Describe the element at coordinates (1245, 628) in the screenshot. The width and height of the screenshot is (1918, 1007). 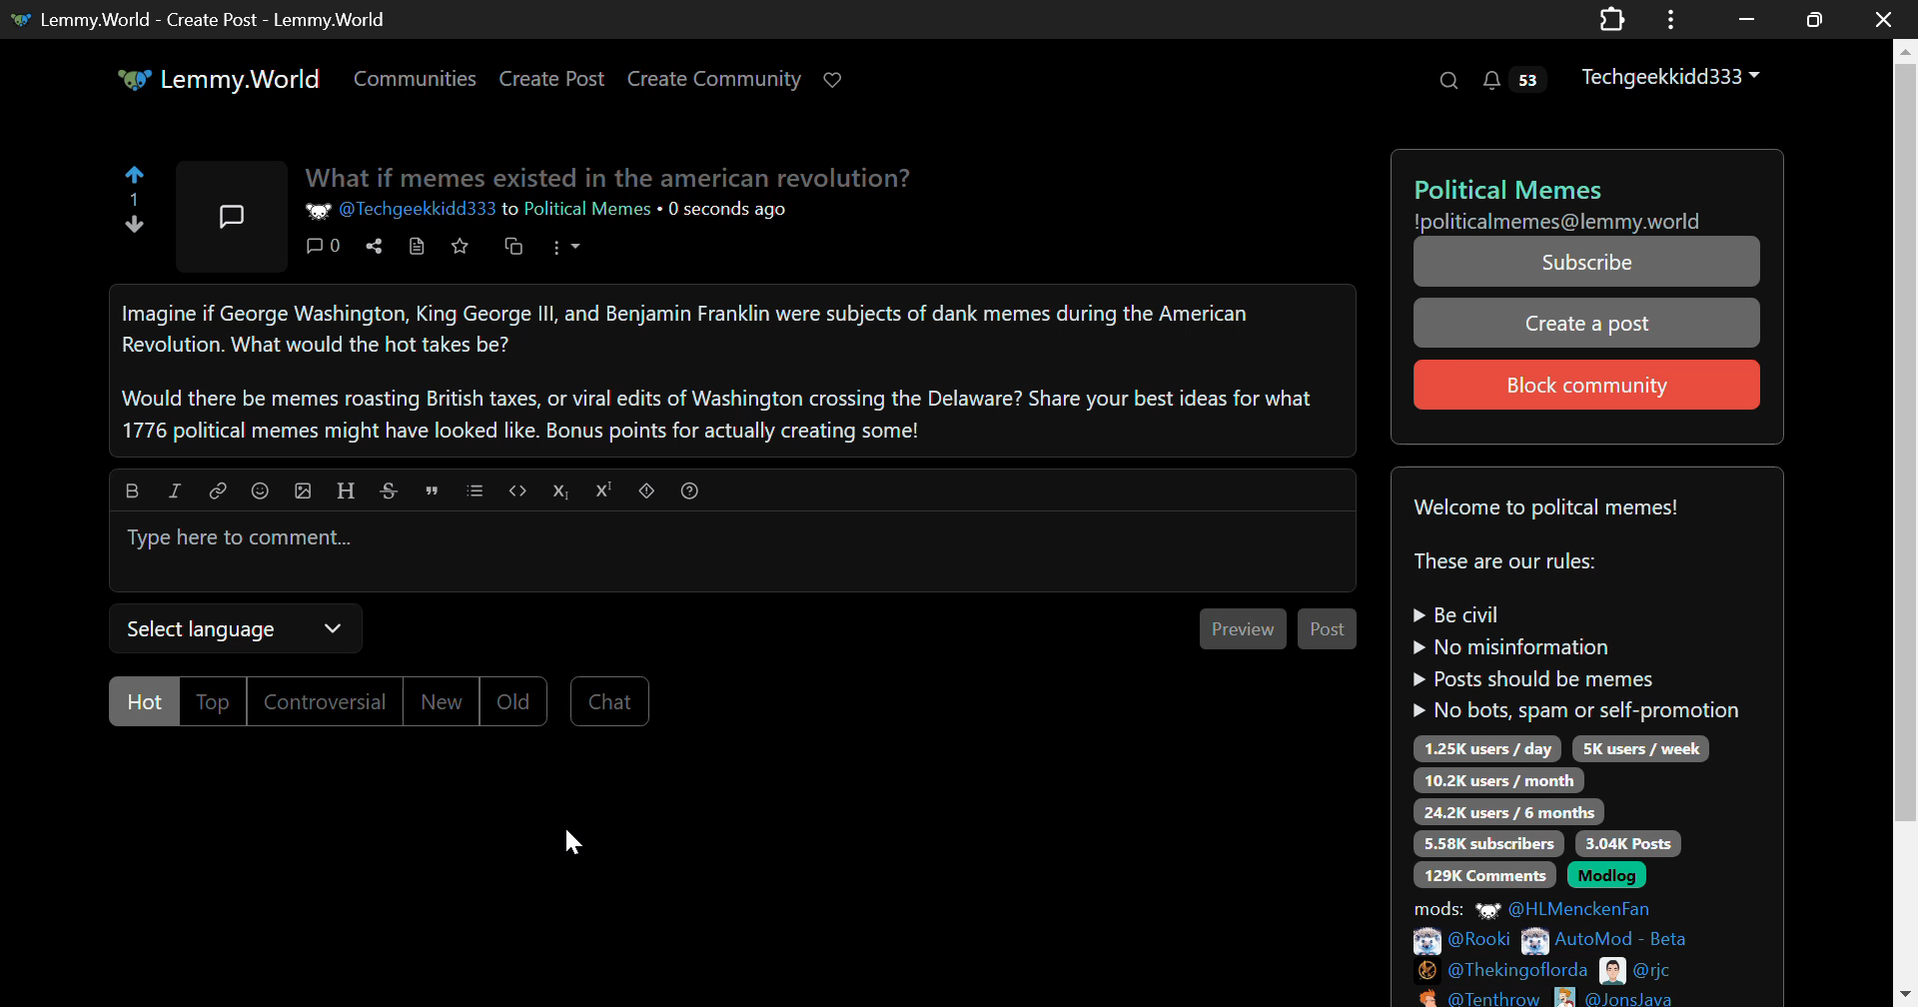
I see `Comment Preview Button` at that location.